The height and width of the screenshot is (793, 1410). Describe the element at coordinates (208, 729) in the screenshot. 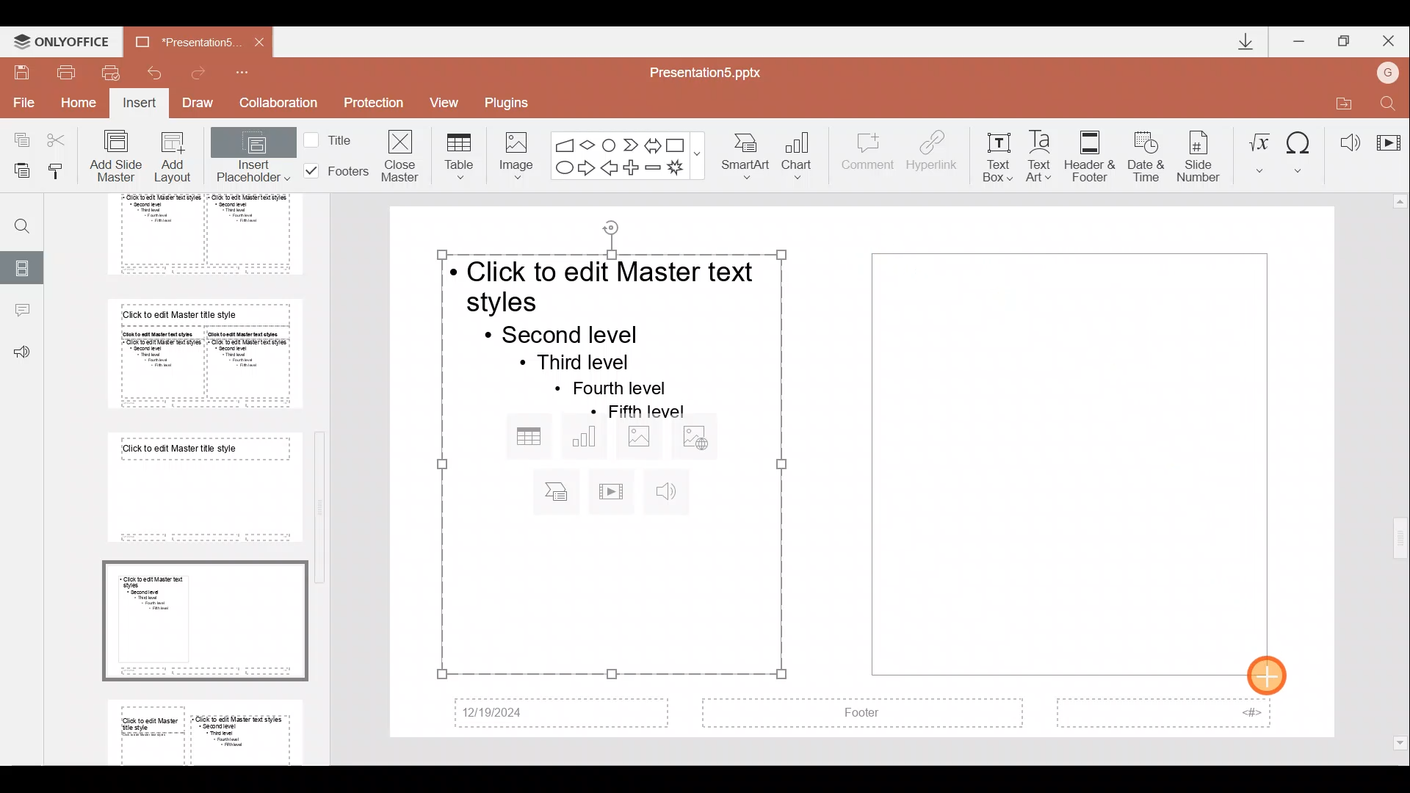

I see `Slide 9` at that location.